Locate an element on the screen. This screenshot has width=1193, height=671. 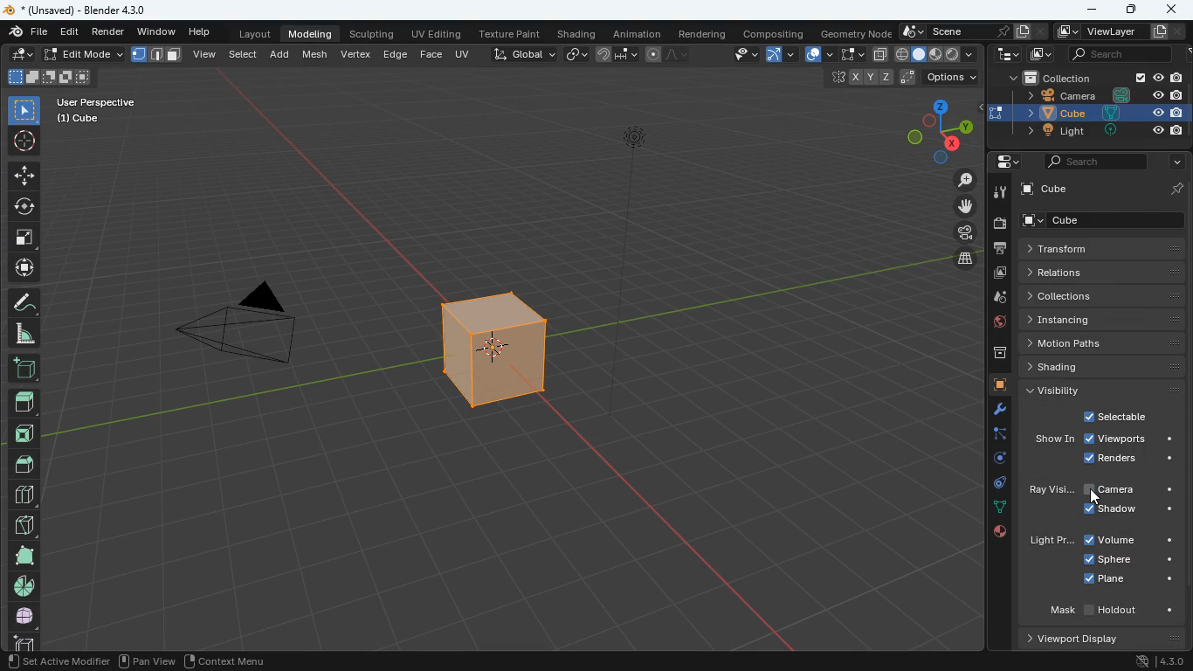
dd is located at coordinates (24, 371).